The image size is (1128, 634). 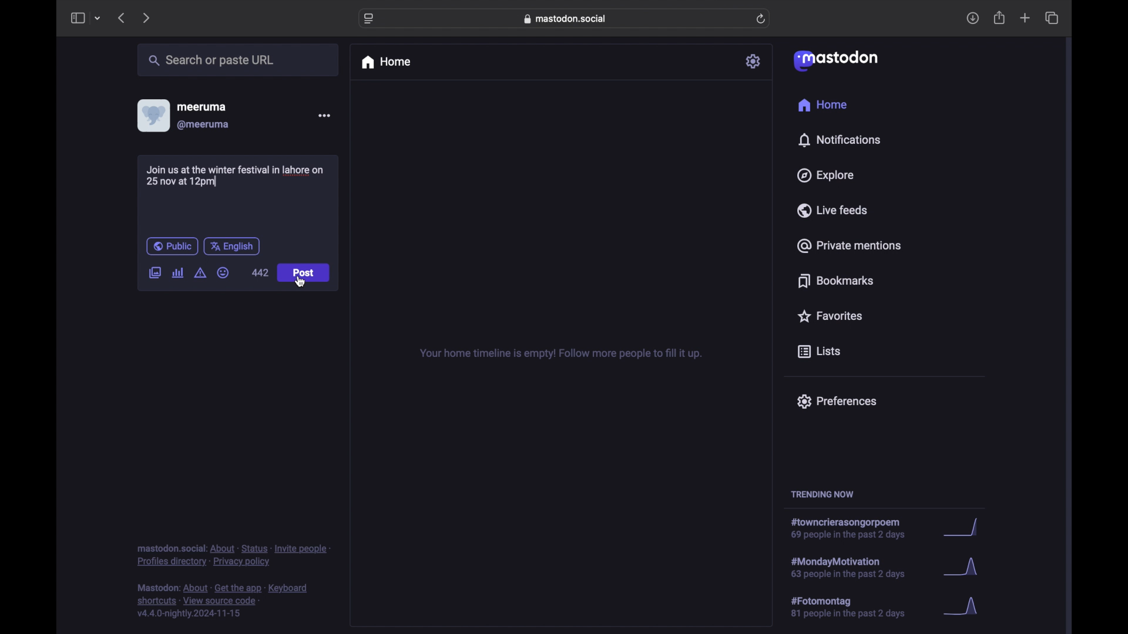 I want to click on graph, so click(x=965, y=607).